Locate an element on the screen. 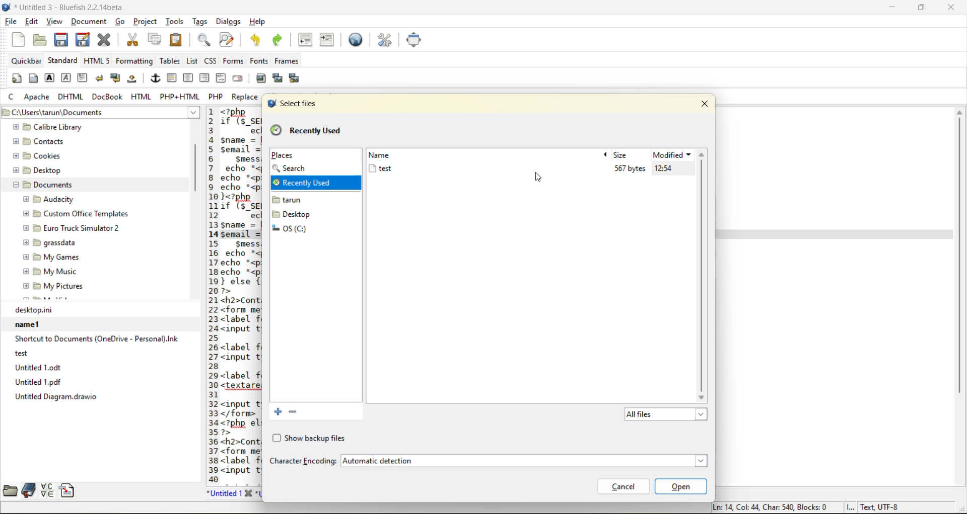 Image resolution: width=967 pixels, height=514 pixels. vertical scrollbar is located at coordinates (705, 275).